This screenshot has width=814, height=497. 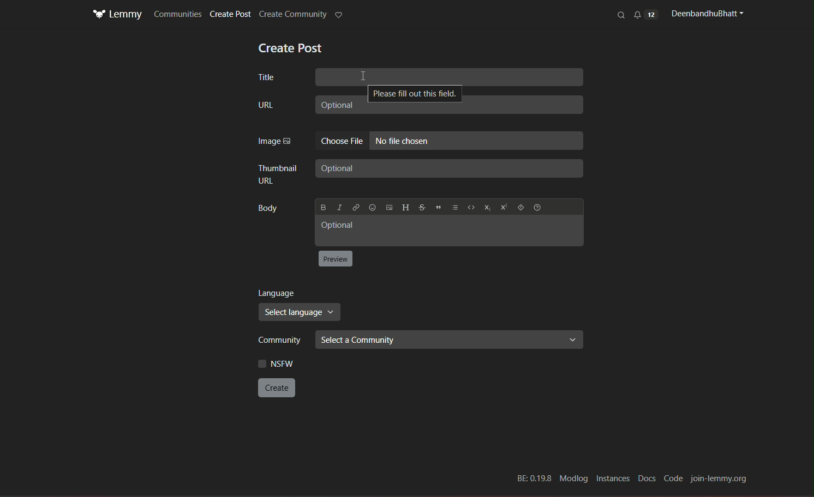 What do you see at coordinates (337, 258) in the screenshot?
I see `button` at bounding box center [337, 258].